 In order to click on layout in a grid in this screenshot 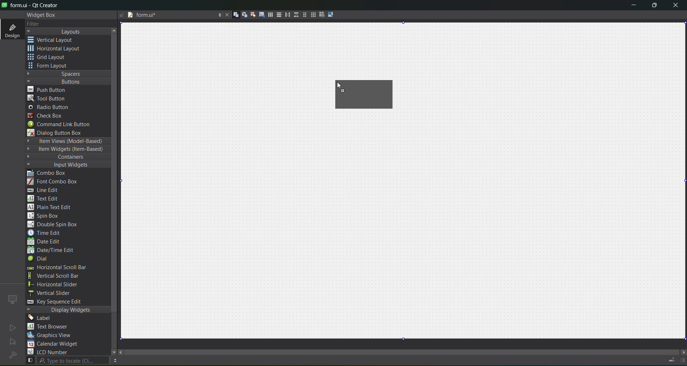, I will do `click(311, 15)`.